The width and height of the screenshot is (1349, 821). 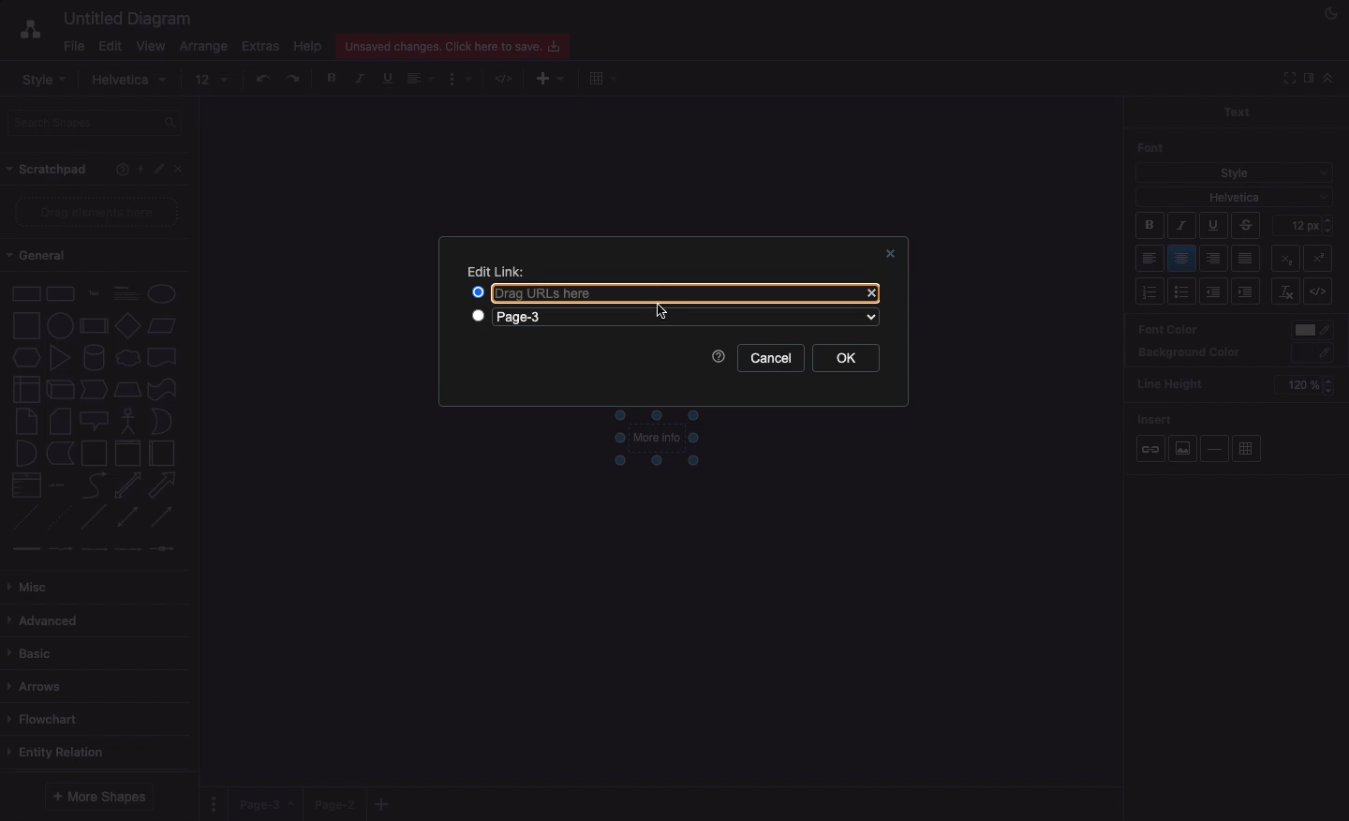 I want to click on card, so click(x=61, y=420).